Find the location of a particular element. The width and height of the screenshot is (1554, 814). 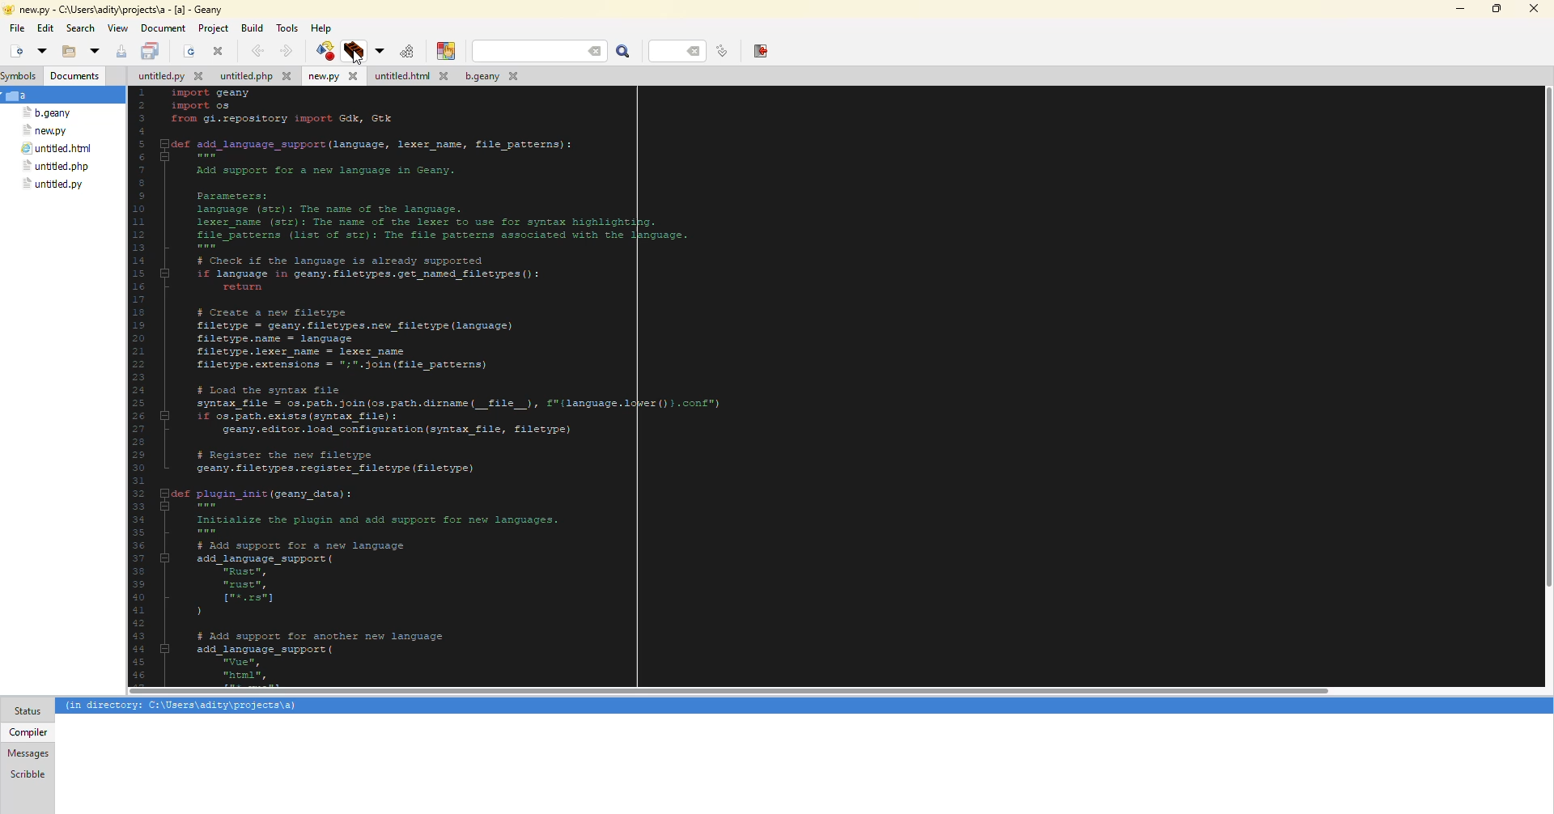

back is located at coordinates (258, 50).